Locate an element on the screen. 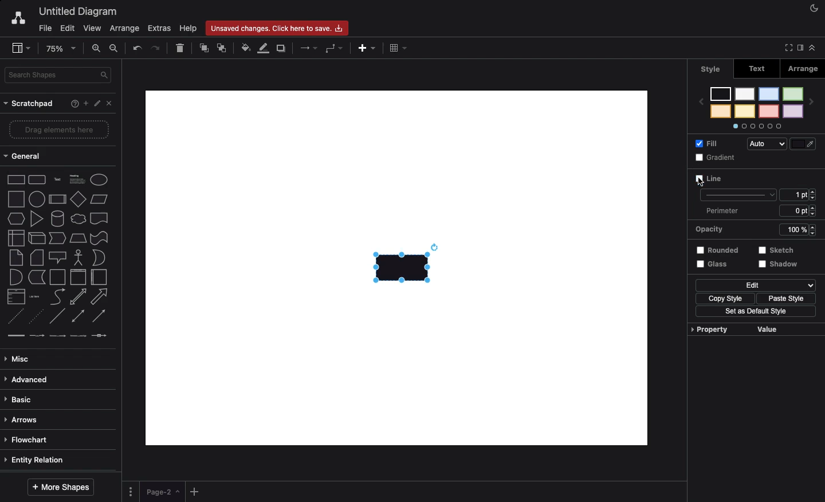  previous is located at coordinates (700, 101).